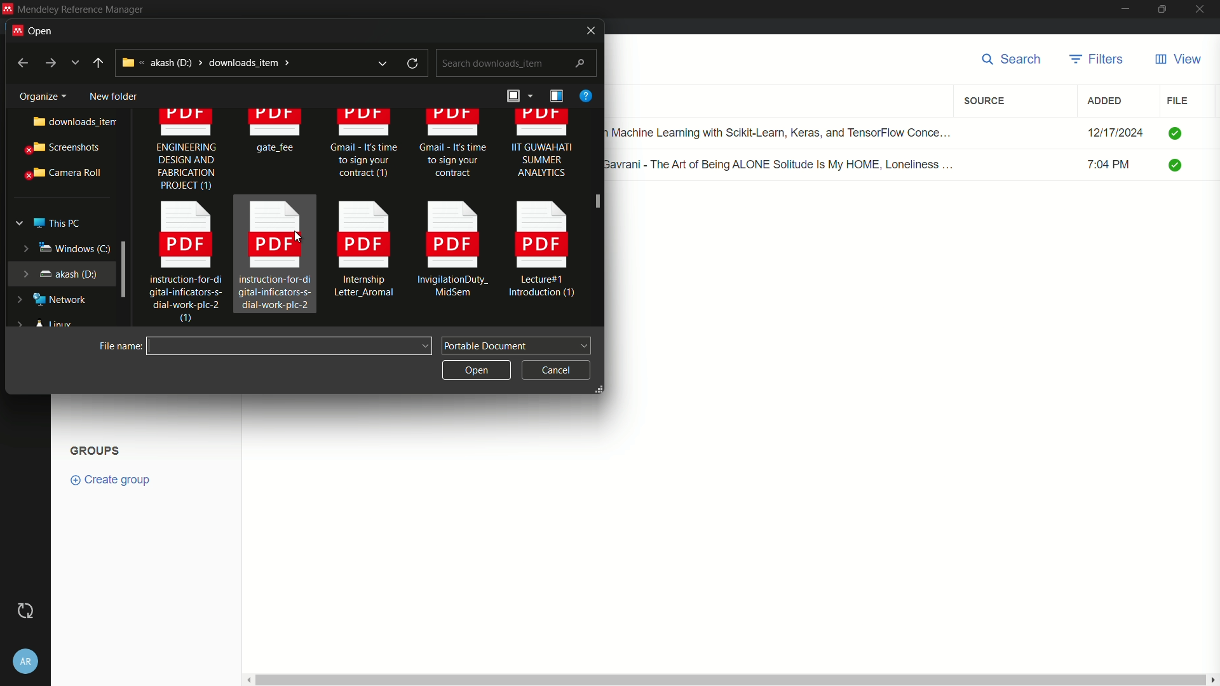 The width and height of the screenshot is (1220, 686). What do you see at coordinates (50, 64) in the screenshot?
I see `go to` at bounding box center [50, 64].